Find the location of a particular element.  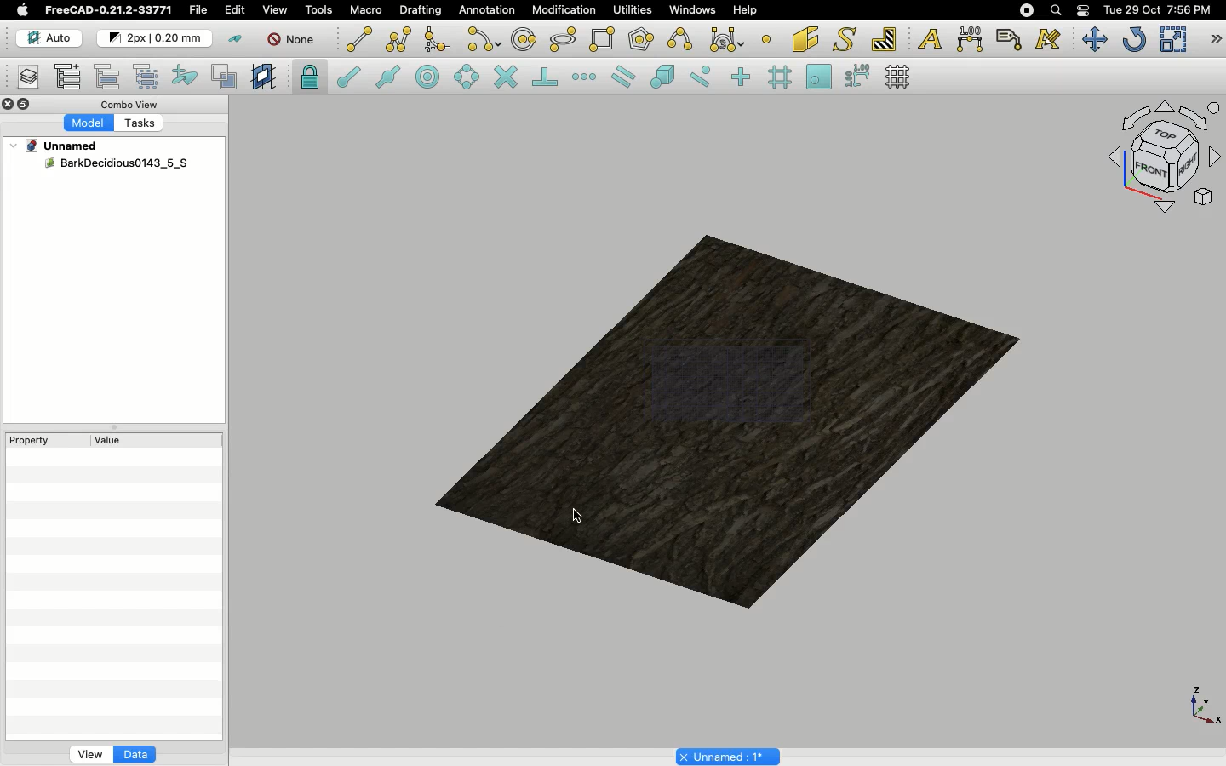

Annotation is located at coordinates (487, 9).